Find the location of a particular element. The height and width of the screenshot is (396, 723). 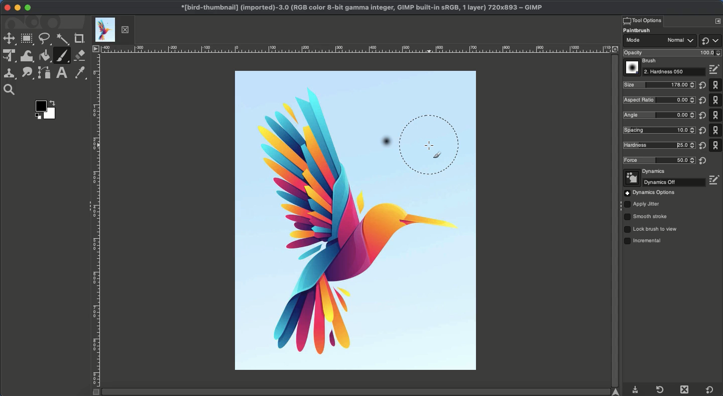

image is located at coordinates (301, 143).